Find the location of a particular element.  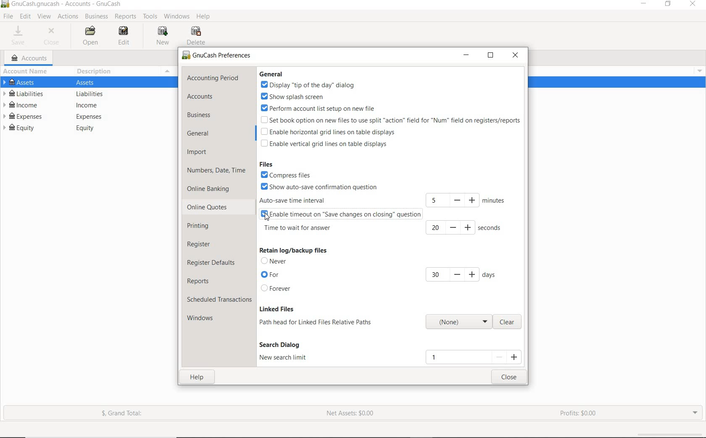

forever is located at coordinates (278, 289).